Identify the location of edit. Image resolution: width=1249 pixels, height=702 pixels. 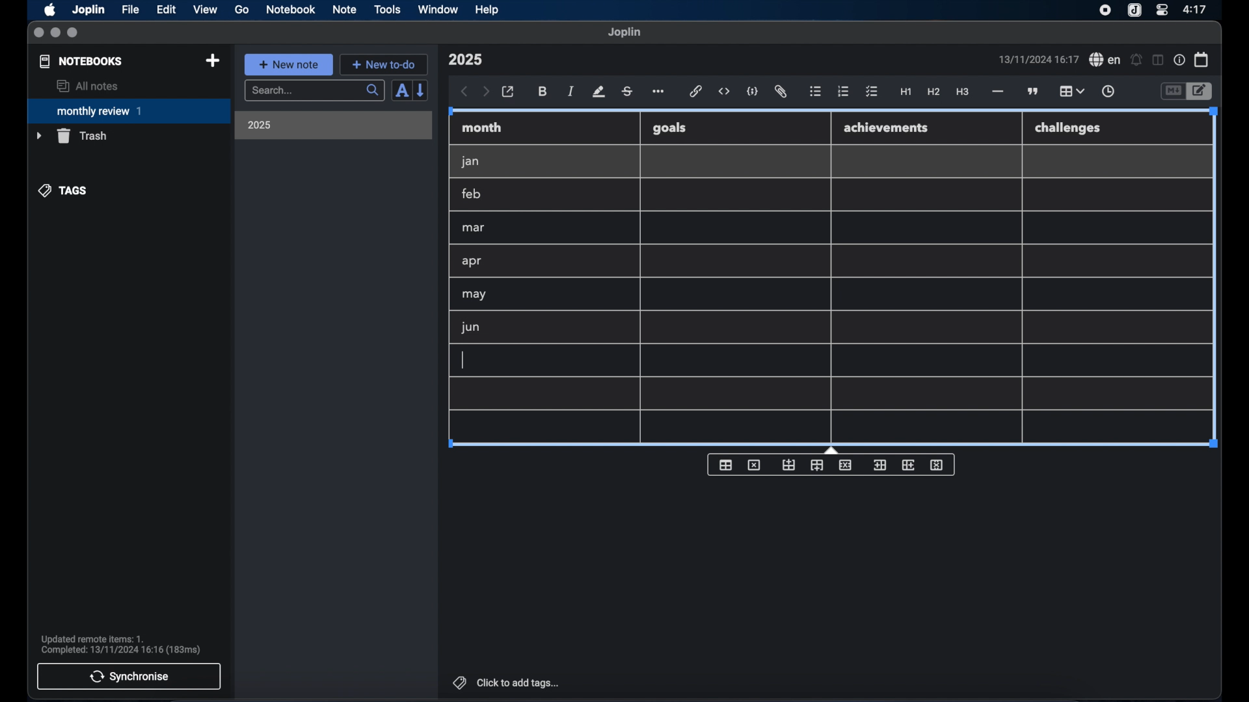
(167, 10).